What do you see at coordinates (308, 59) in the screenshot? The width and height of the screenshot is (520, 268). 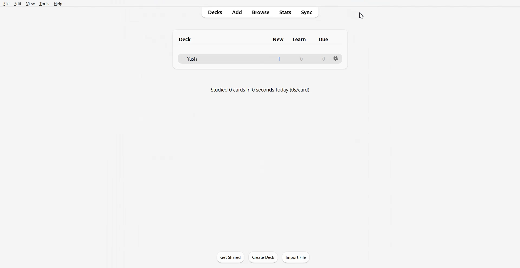 I see `0, 0` at bounding box center [308, 59].